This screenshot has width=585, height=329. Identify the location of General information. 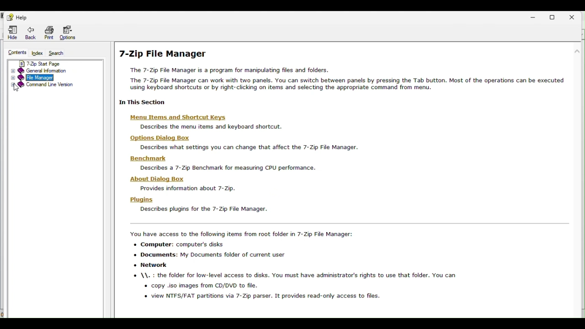
(56, 70).